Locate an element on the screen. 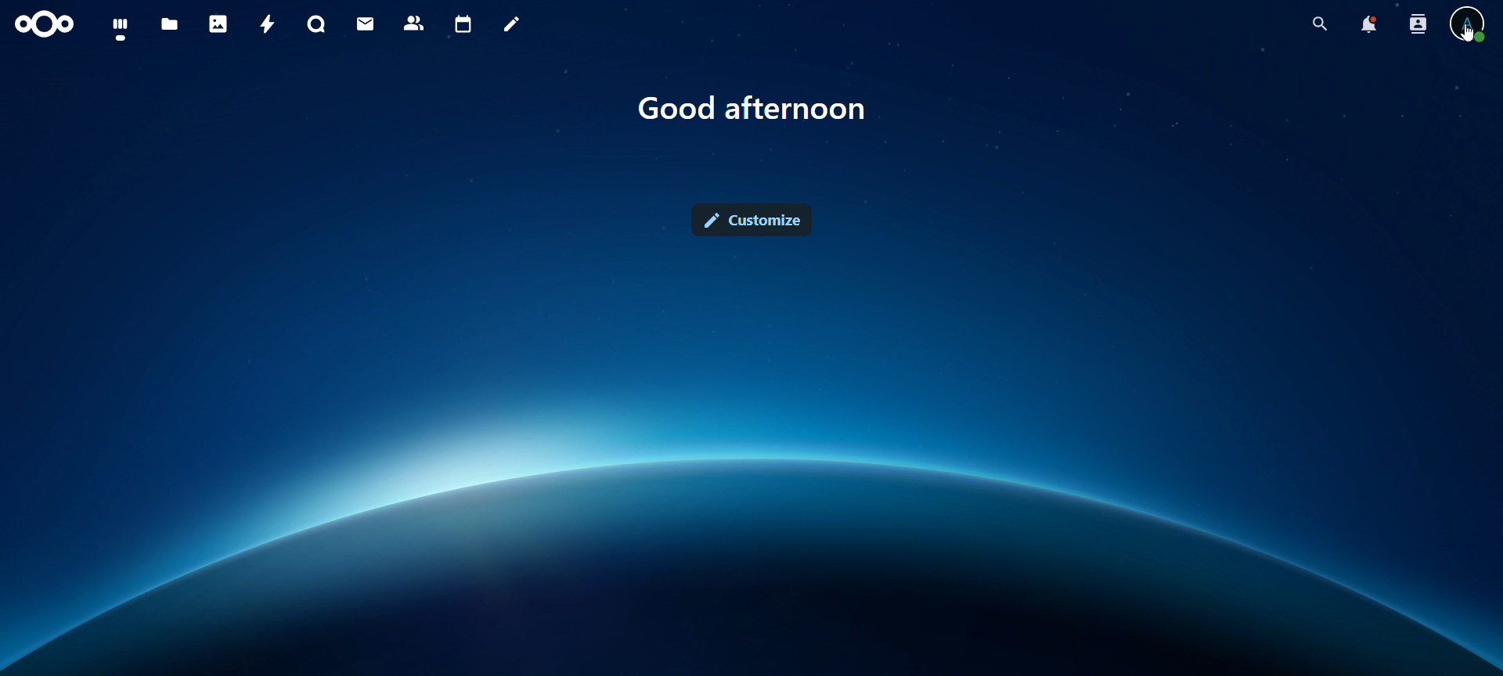 Image resolution: width=1503 pixels, height=676 pixels. Cursor is located at coordinates (1467, 36).